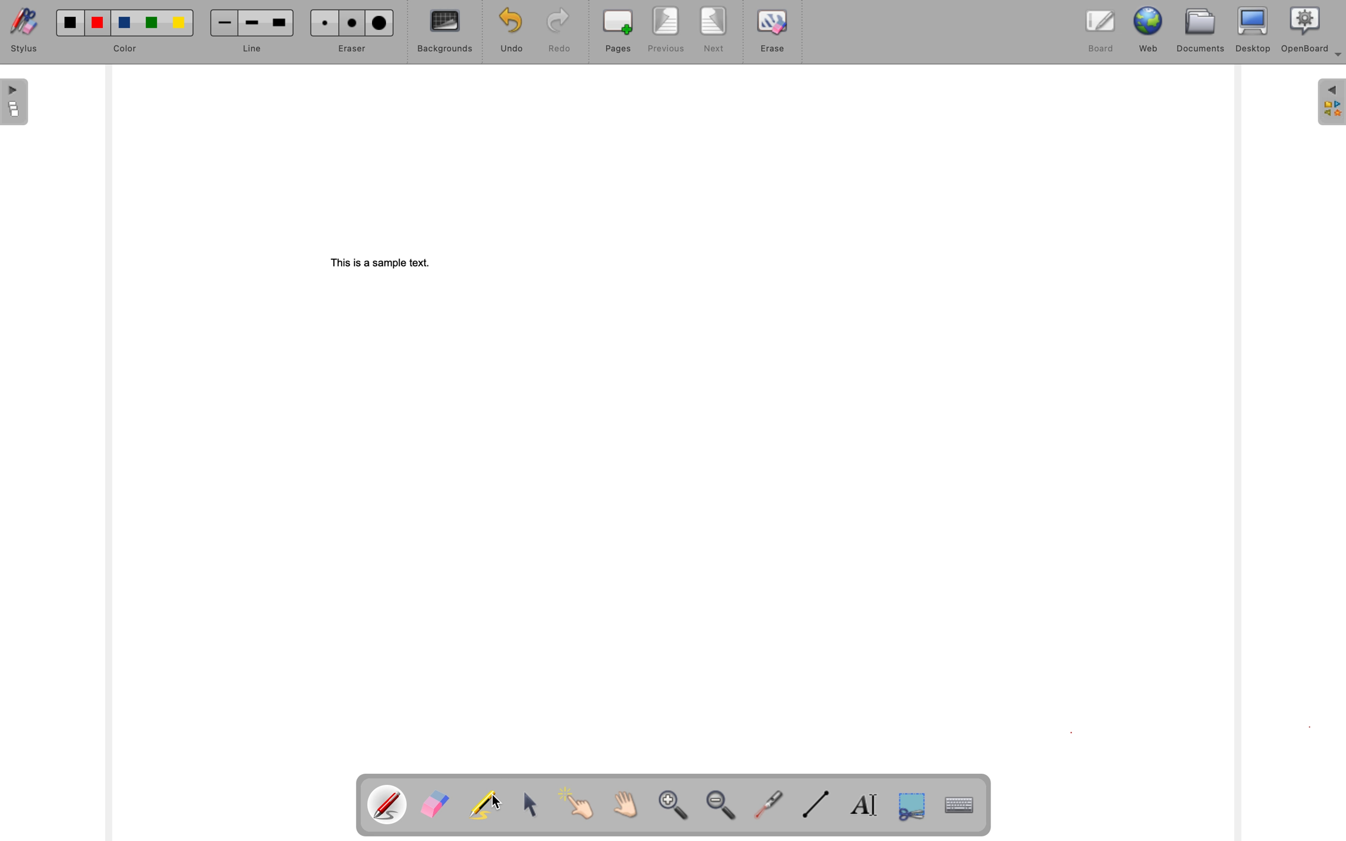 Image resolution: width=1346 pixels, height=841 pixels. What do you see at coordinates (225, 23) in the screenshot?
I see `Small line` at bounding box center [225, 23].